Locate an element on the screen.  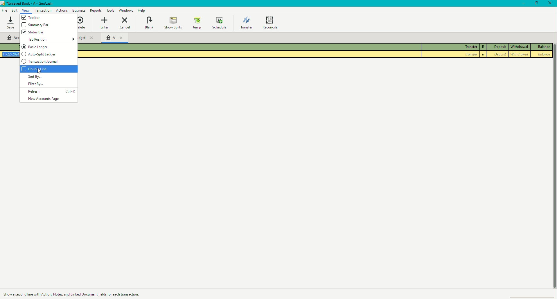
Reconcile is located at coordinates (272, 23).